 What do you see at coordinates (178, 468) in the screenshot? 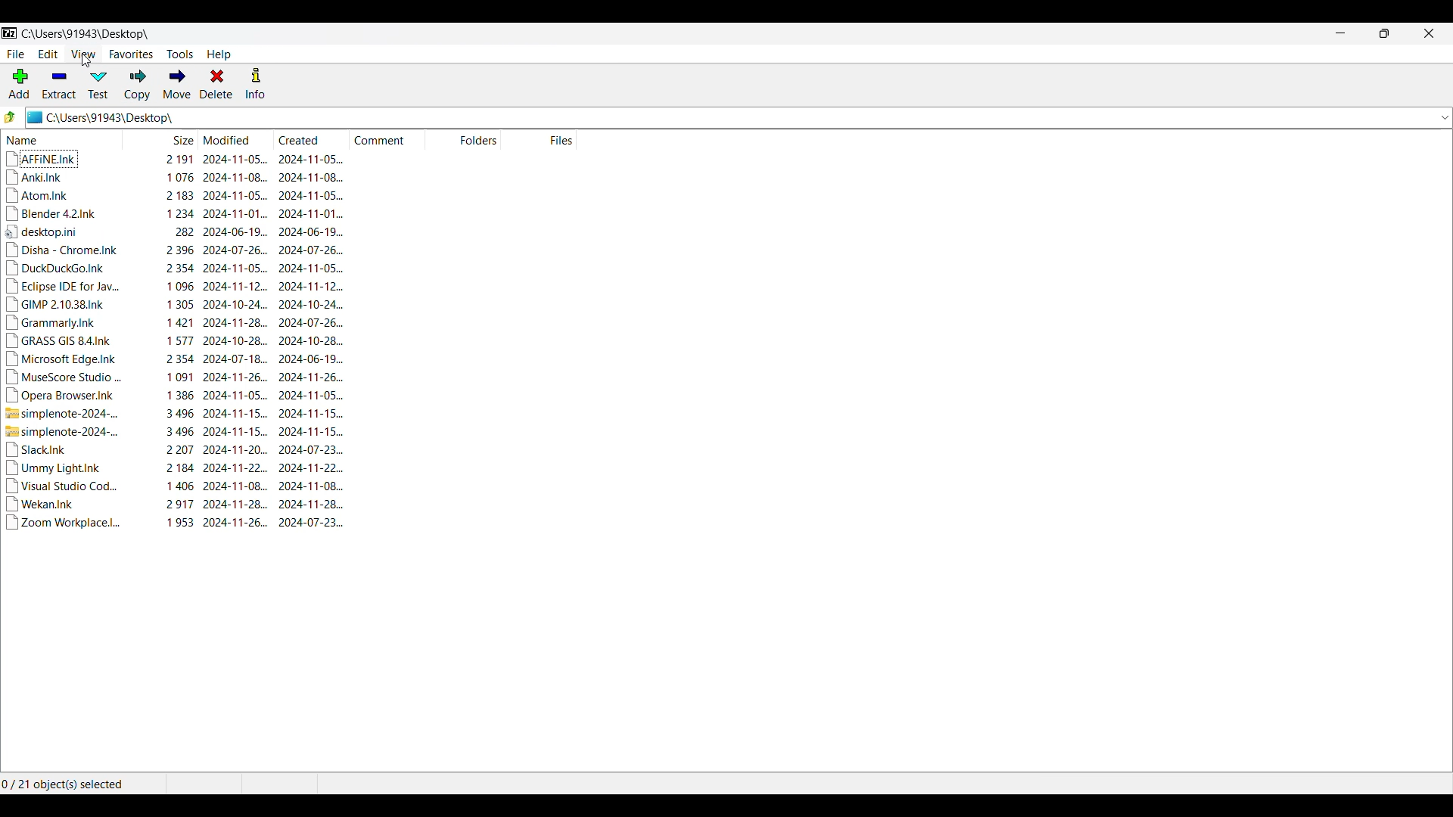
I see `Ummy Light.Ink 2184 2024-11-22... 2024-11-22...` at bounding box center [178, 468].